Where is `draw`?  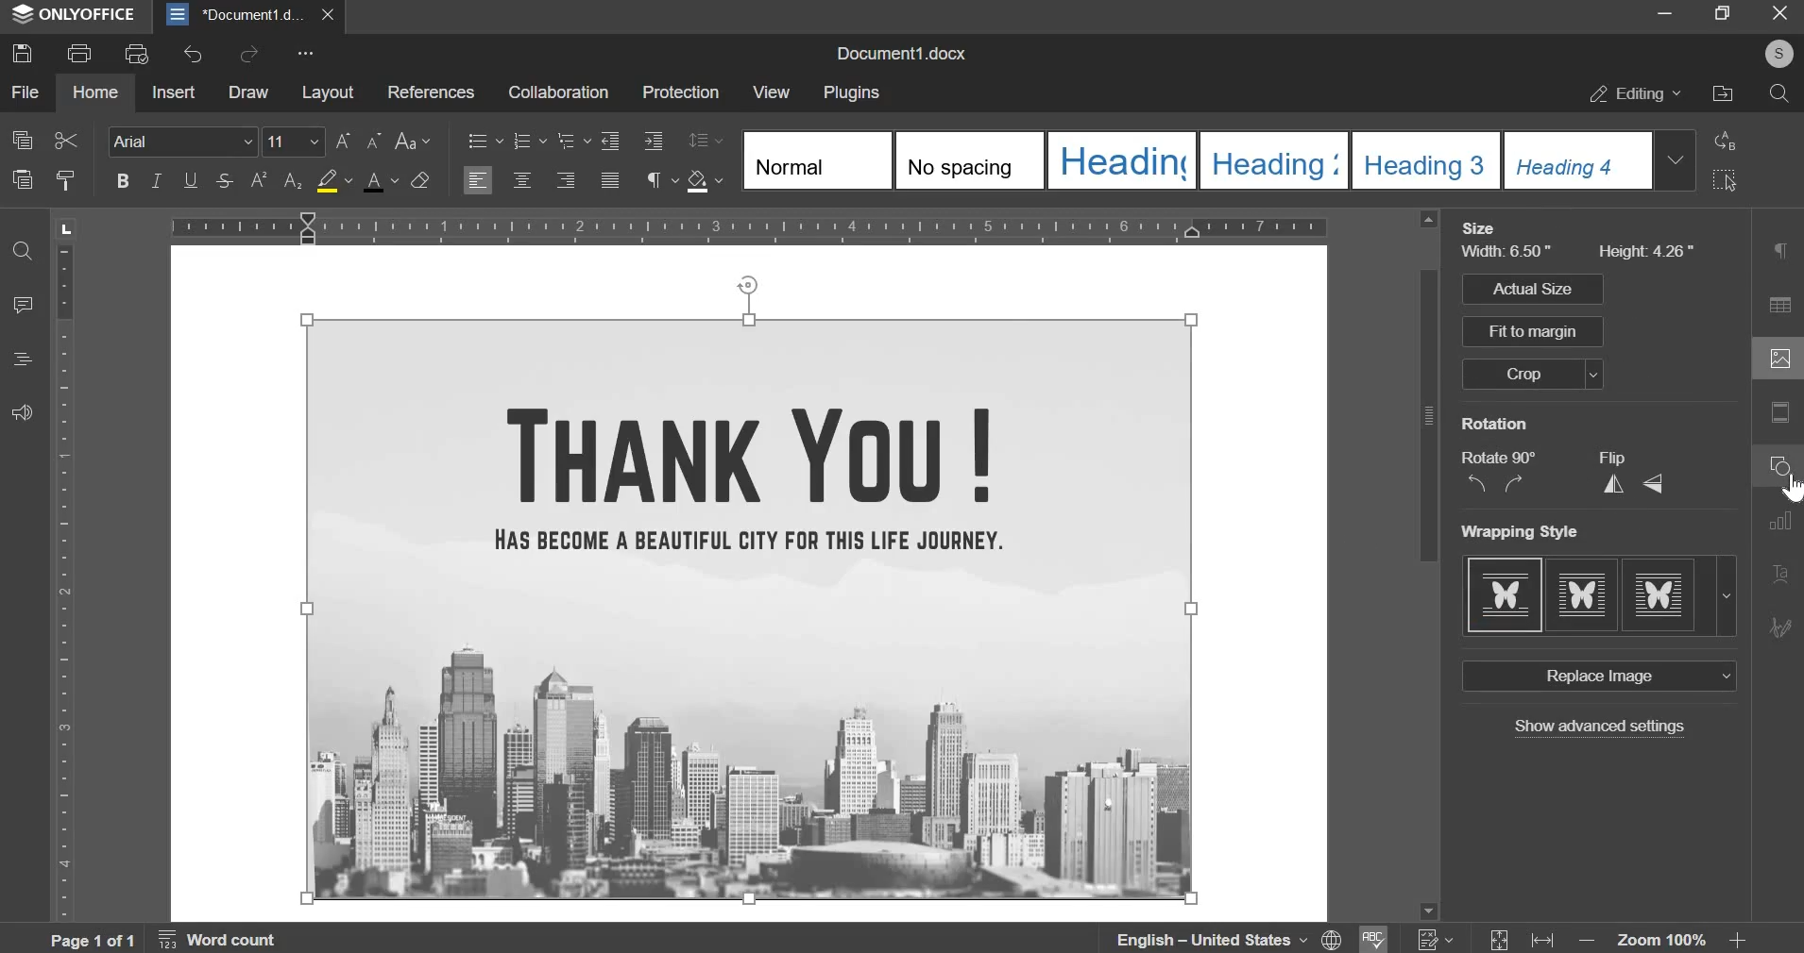 draw is located at coordinates (248, 91).